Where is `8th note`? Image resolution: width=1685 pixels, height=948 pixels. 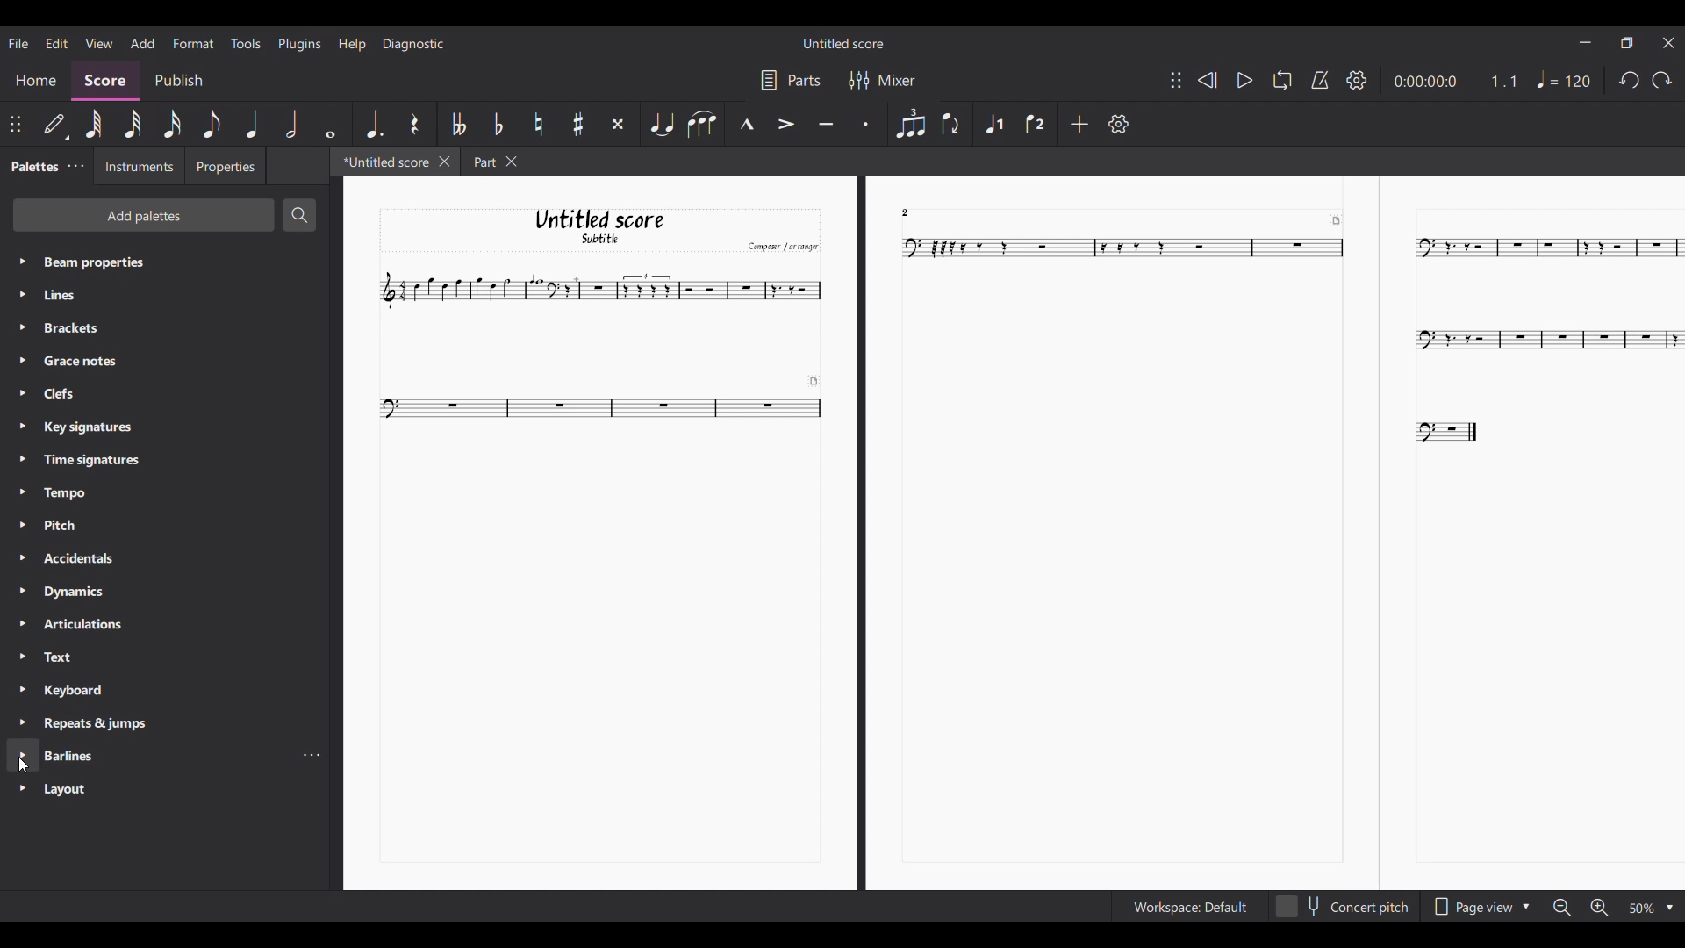 8th note is located at coordinates (211, 124).